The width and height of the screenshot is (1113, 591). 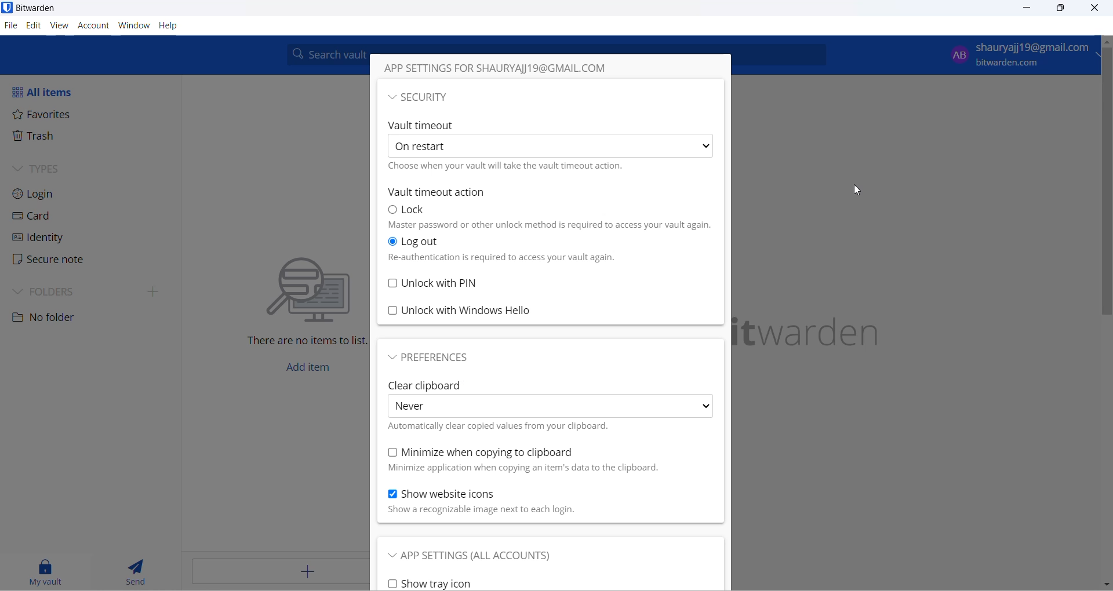 What do you see at coordinates (457, 494) in the screenshot?
I see `show website icon checkbox` at bounding box center [457, 494].